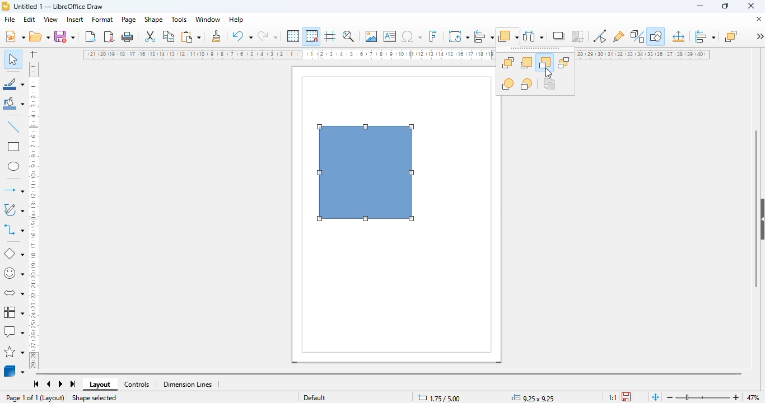  Describe the element at coordinates (433, 36) in the screenshot. I see `insert fontwork text` at that location.